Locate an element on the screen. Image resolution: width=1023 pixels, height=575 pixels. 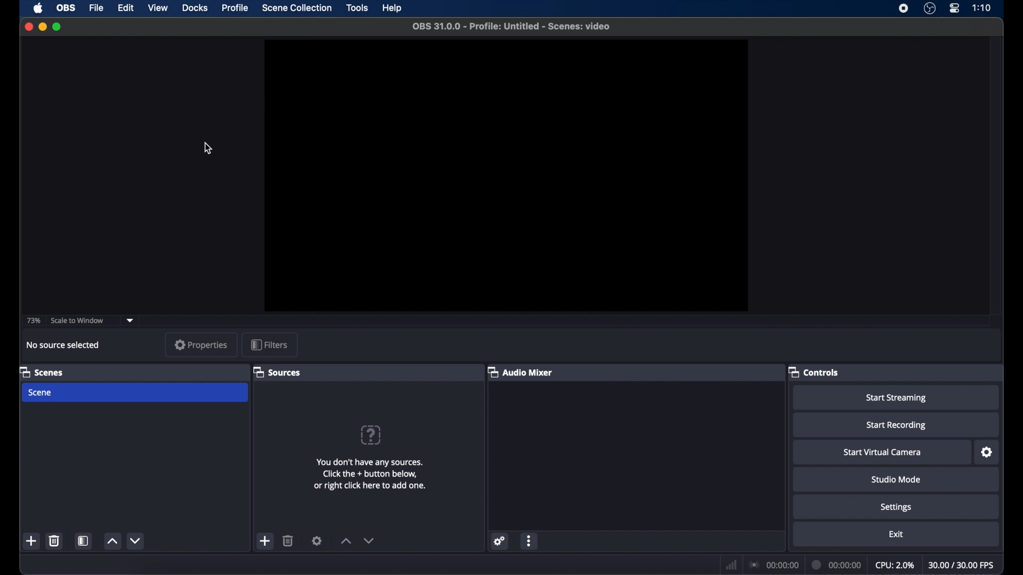
edit is located at coordinates (125, 7).